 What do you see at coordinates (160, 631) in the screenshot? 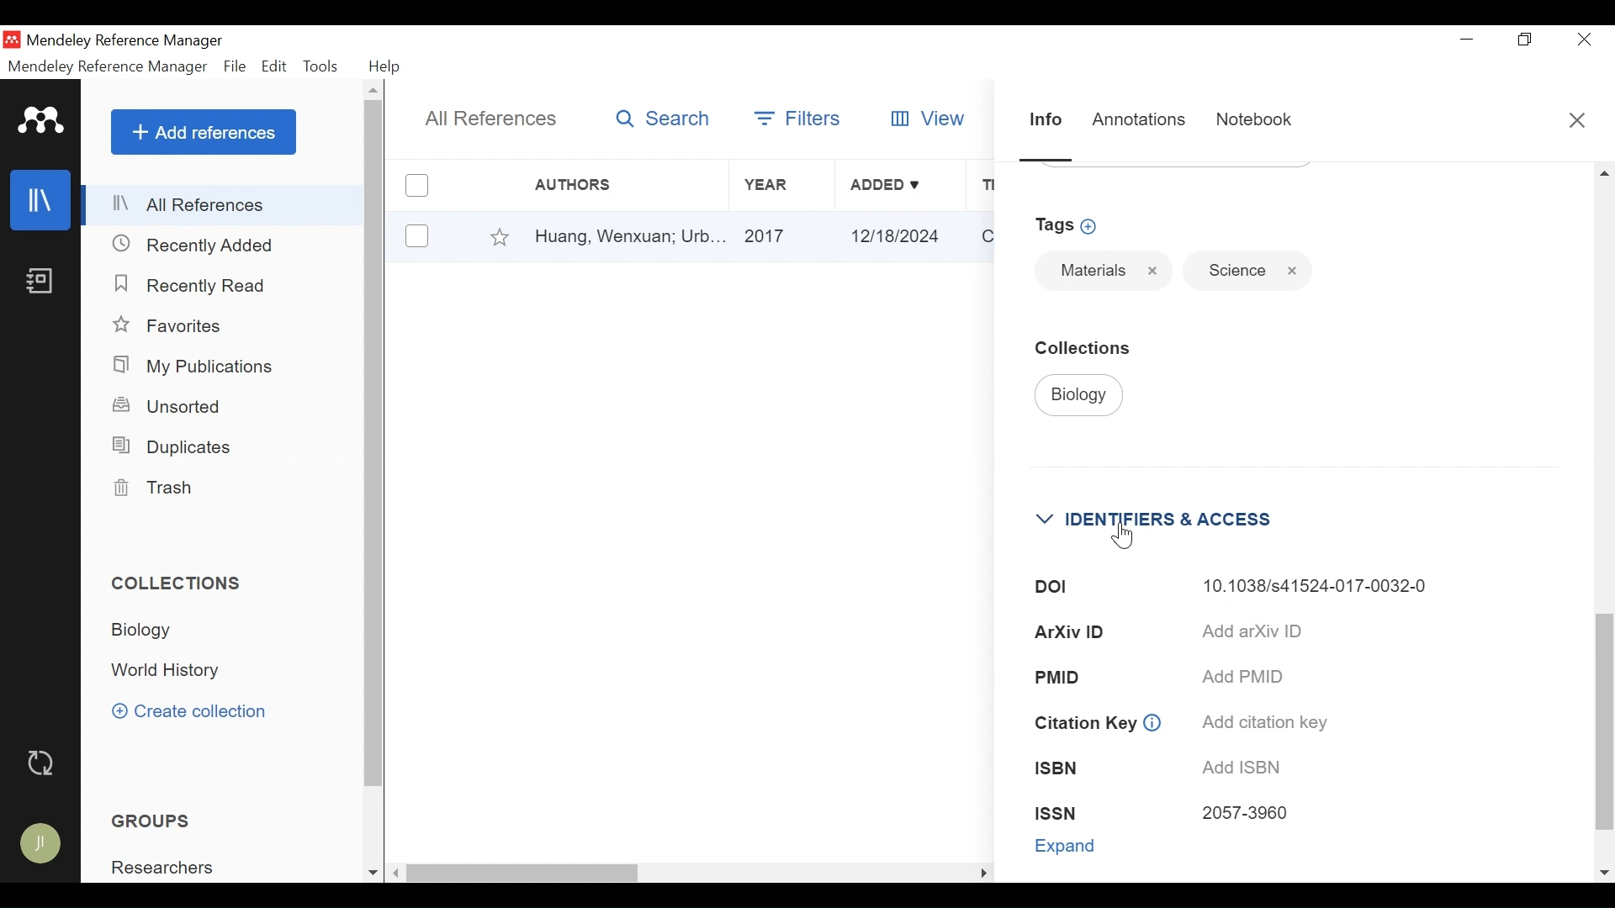
I see `Collection` at bounding box center [160, 631].